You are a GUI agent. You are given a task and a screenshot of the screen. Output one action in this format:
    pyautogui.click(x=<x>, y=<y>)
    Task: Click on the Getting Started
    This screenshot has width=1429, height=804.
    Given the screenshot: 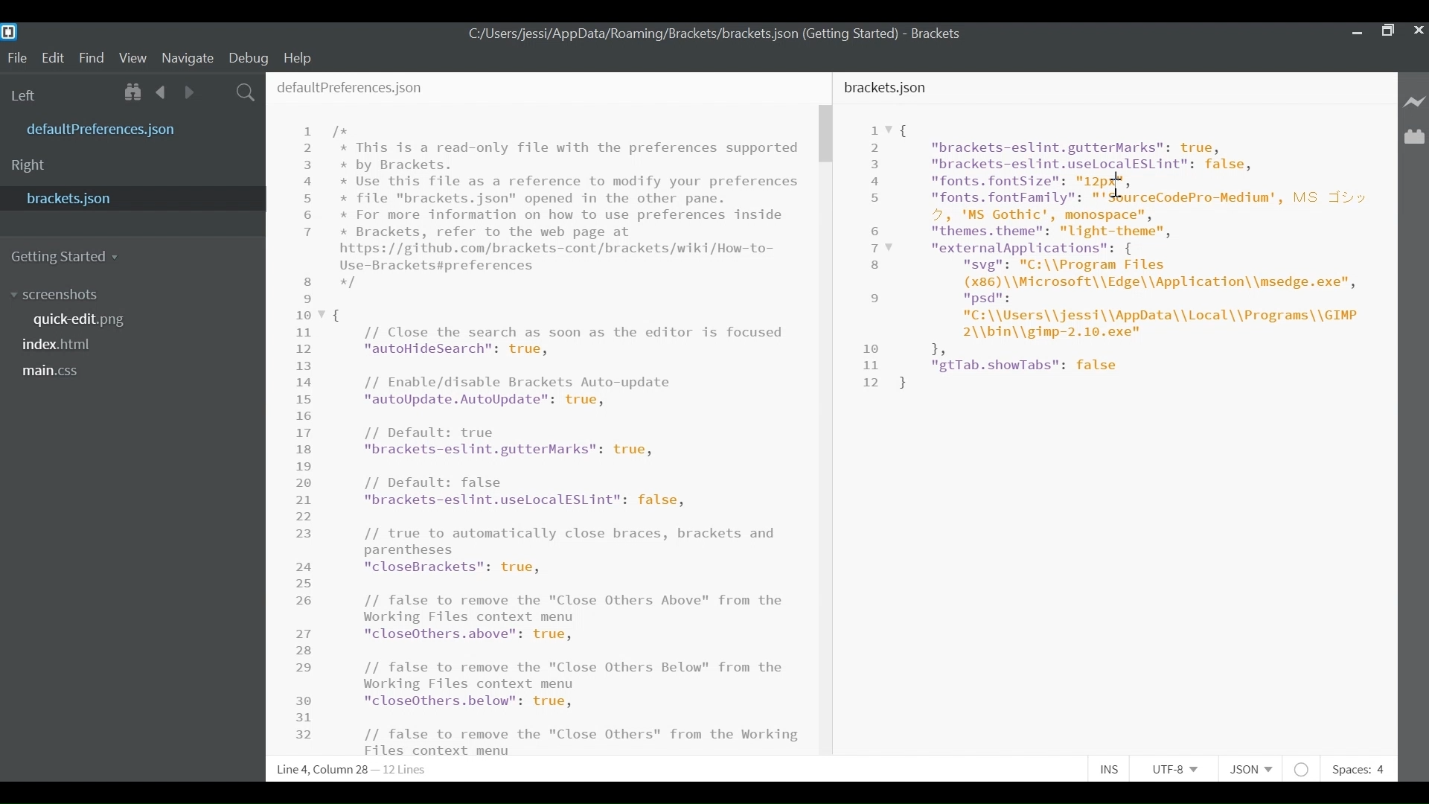 What is the action you would take?
    pyautogui.click(x=68, y=255)
    